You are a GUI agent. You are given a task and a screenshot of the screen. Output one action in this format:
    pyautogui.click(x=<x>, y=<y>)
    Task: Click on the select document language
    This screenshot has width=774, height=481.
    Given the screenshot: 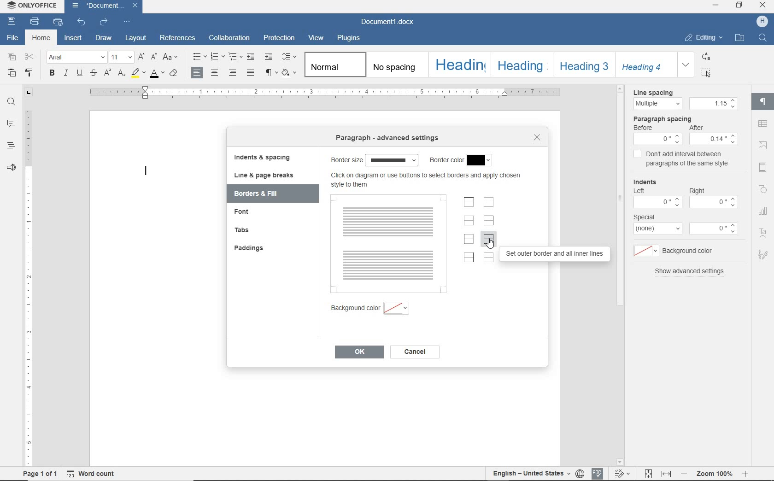 What is the action you would take?
    pyautogui.click(x=580, y=473)
    